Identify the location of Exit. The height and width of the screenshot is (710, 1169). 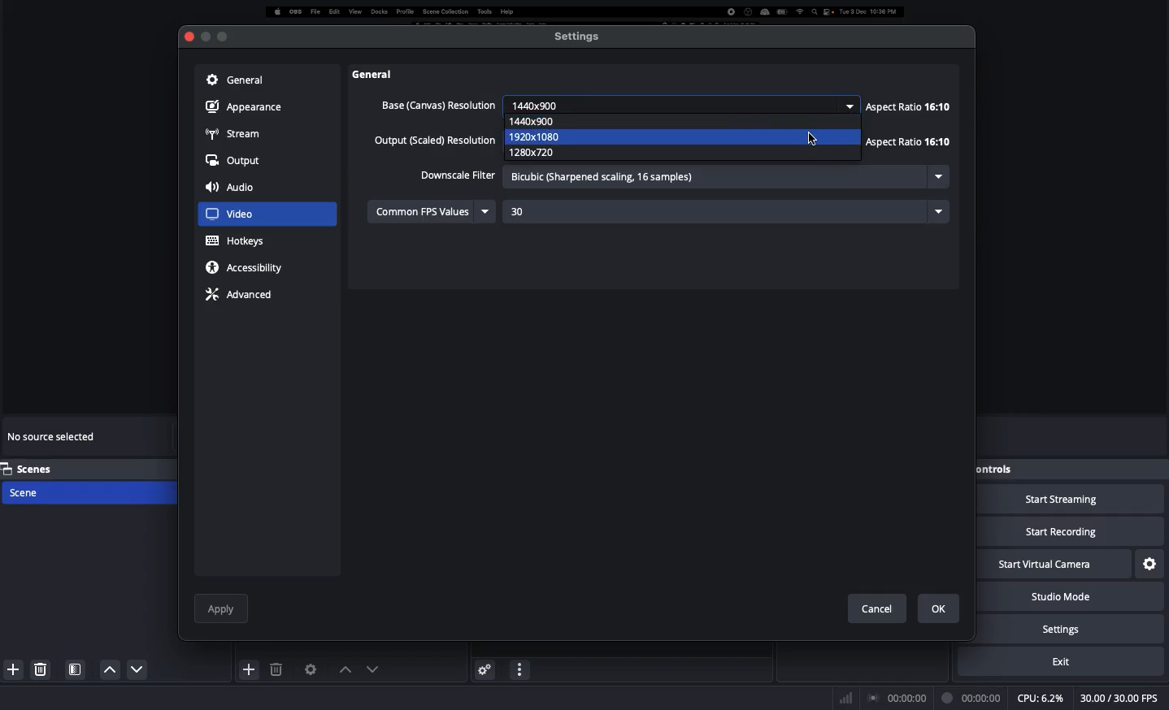
(1071, 661).